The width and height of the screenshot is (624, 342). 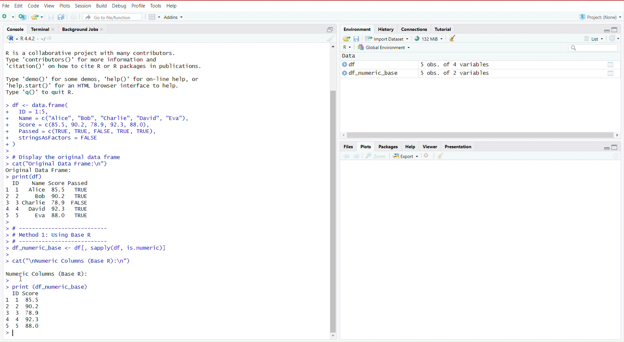 What do you see at coordinates (59, 288) in the screenshot?
I see `> print (df_numeric_base)` at bounding box center [59, 288].